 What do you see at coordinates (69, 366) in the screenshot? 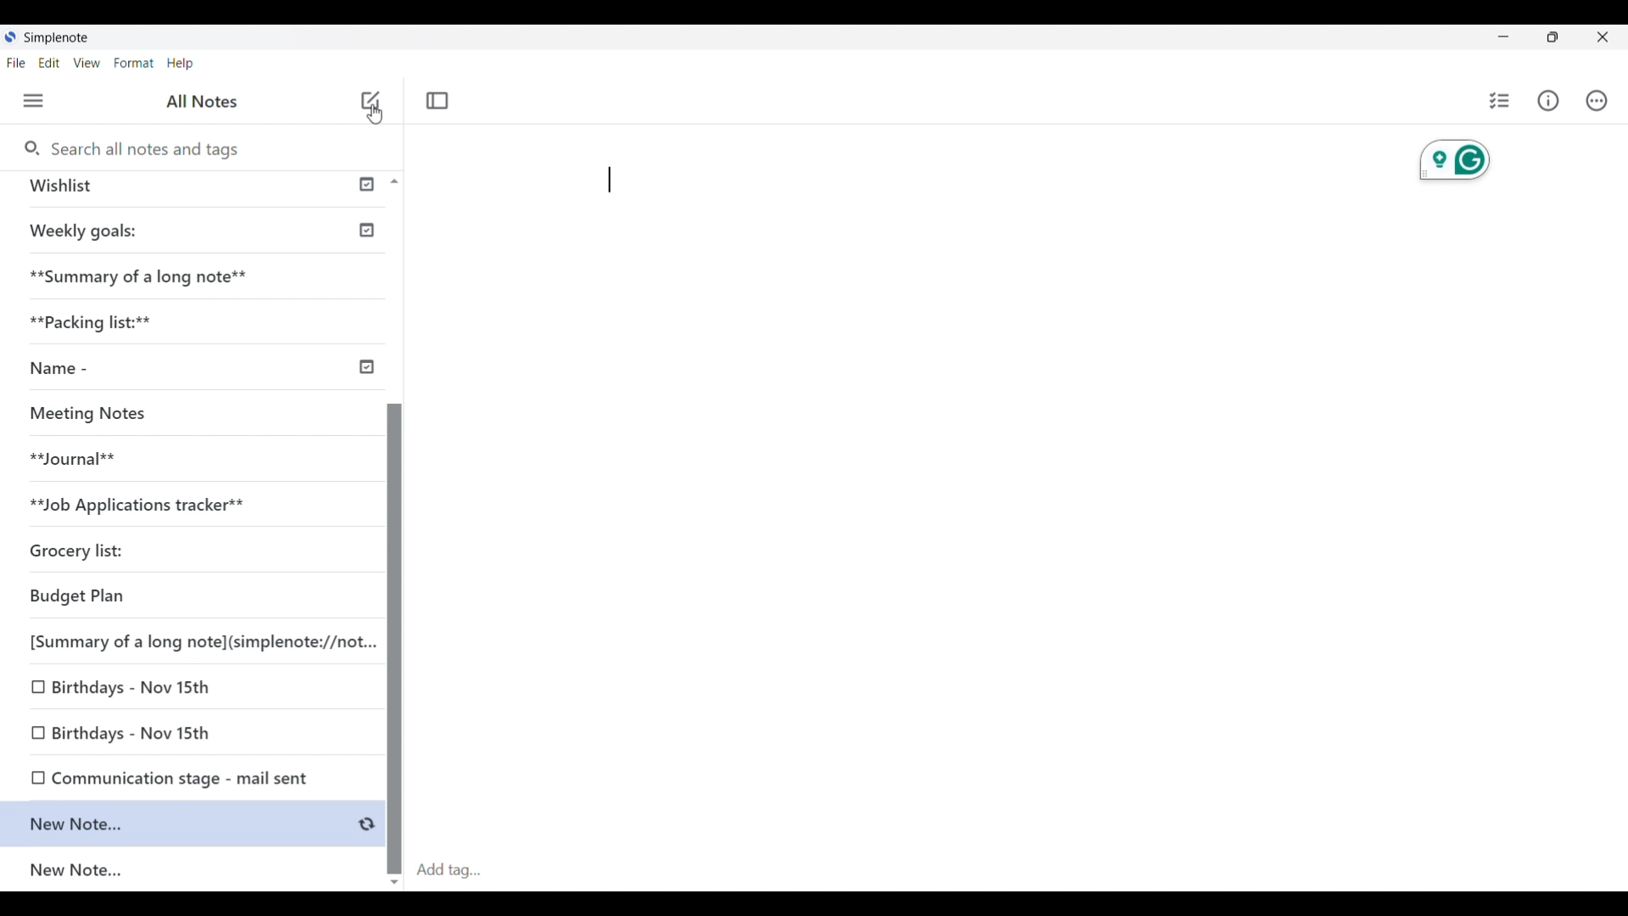
I see `Name -` at bounding box center [69, 366].